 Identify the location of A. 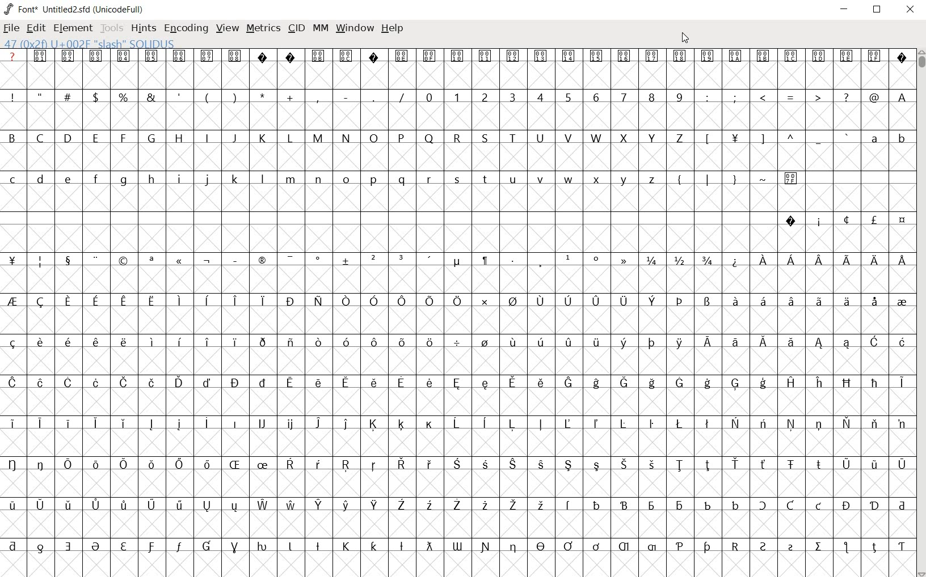
(900, 97).